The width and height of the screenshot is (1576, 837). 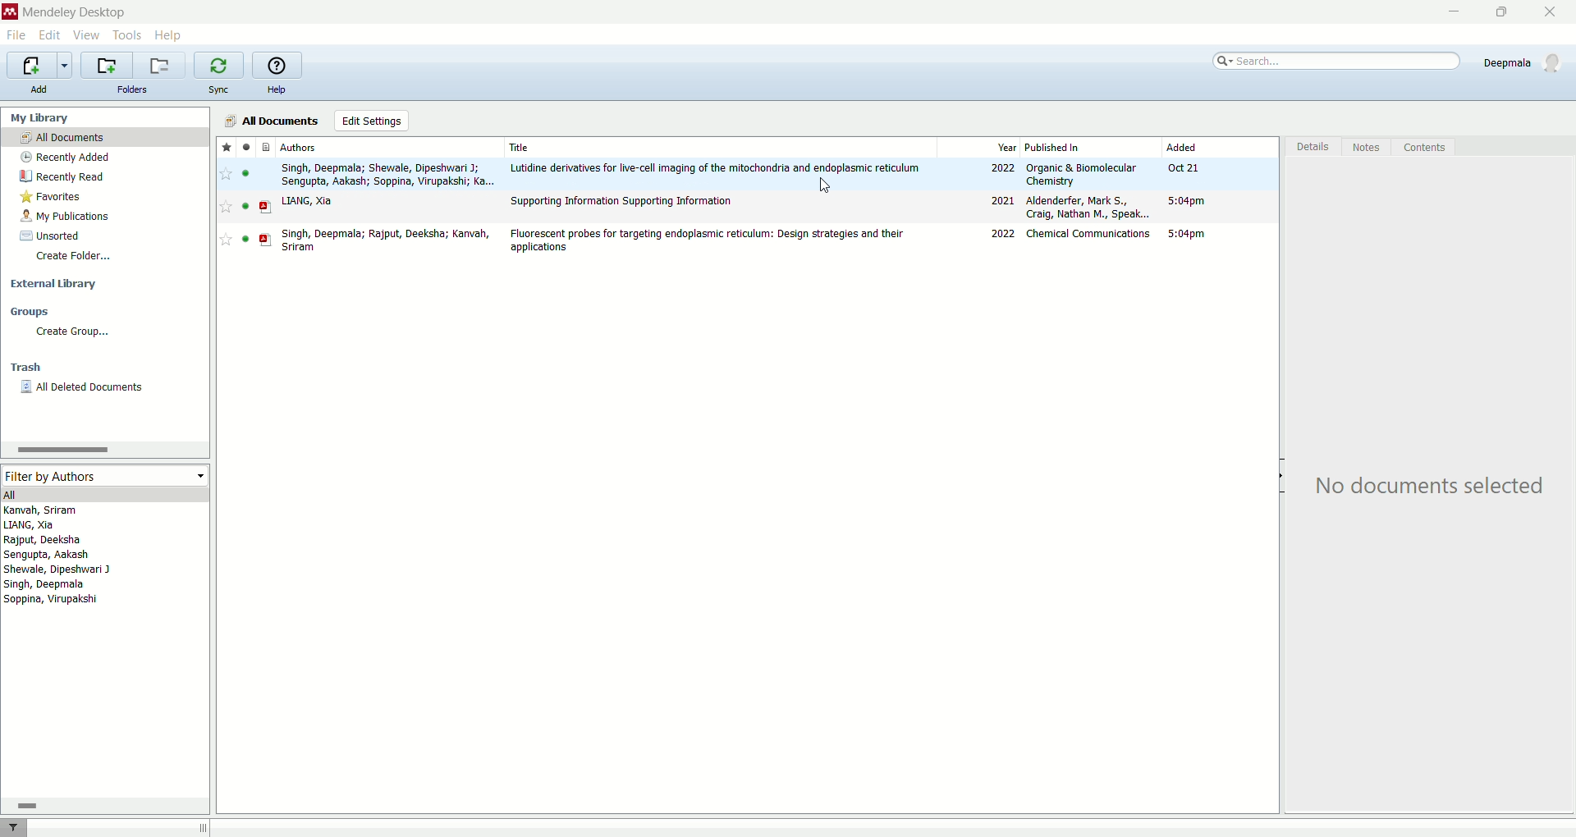 What do you see at coordinates (103, 494) in the screenshot?
I see `all` at bounding box center [103, 494].